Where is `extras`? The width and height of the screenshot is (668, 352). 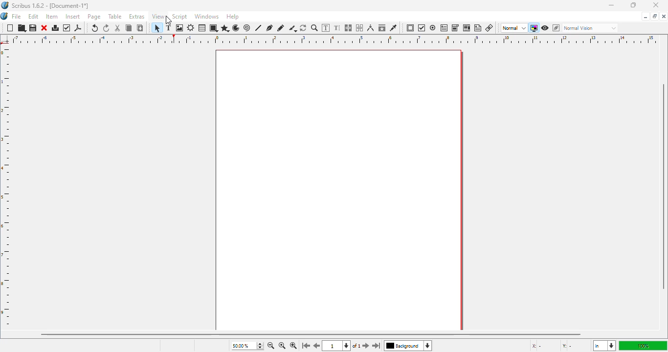
extras is located at coordinates (137, 16).